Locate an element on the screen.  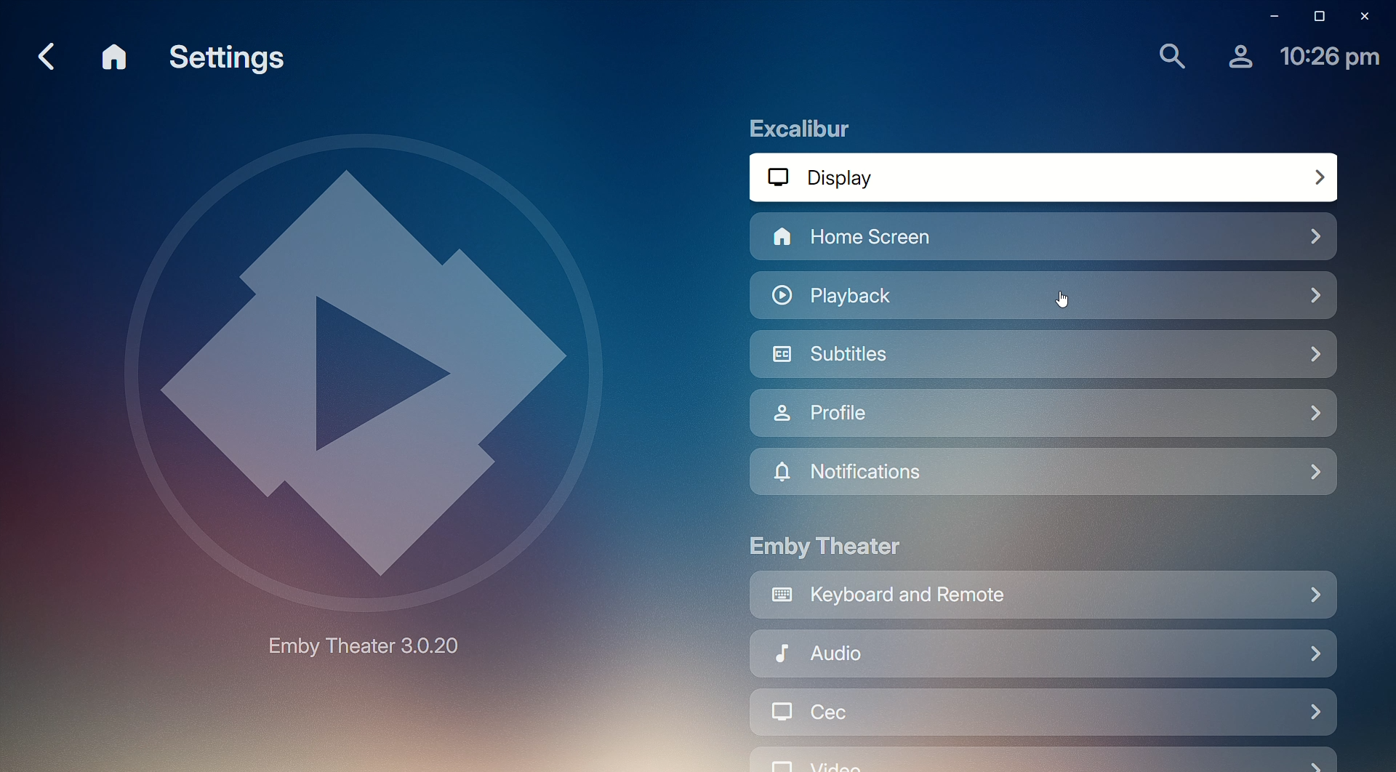
Notifications is located at coordinates (1043, 474).